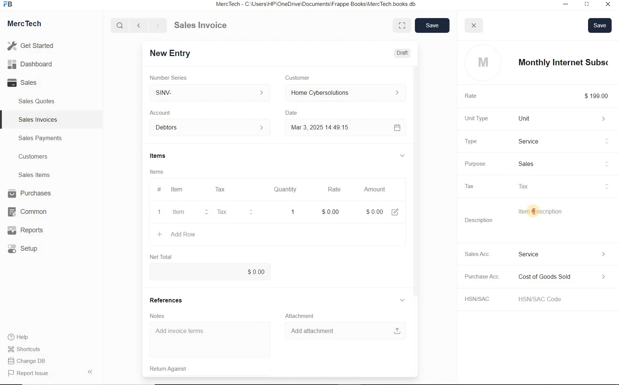 The image size is (619, 385). I want to click on Save, so click(600, 24).